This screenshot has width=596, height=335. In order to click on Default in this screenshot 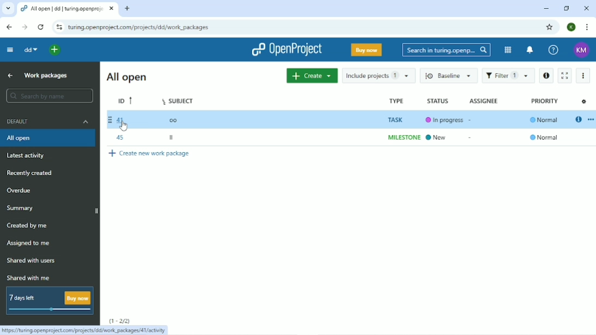, I will do `click(49, 121)`.